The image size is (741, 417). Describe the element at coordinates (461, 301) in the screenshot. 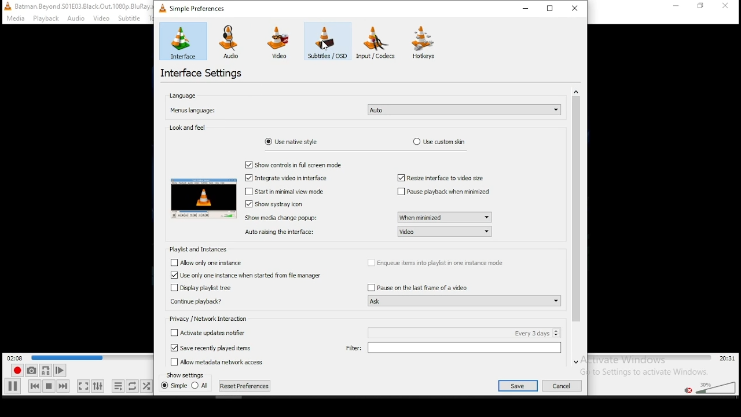

I see `` at that location.